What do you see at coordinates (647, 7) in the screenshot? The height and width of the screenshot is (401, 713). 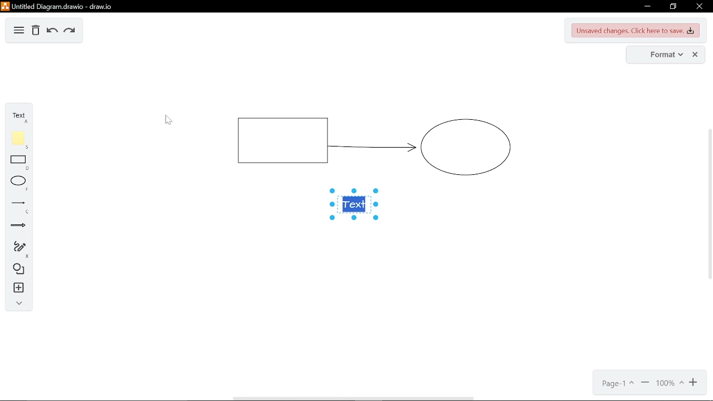 I see `minimize` at bounding box center [647, 7].